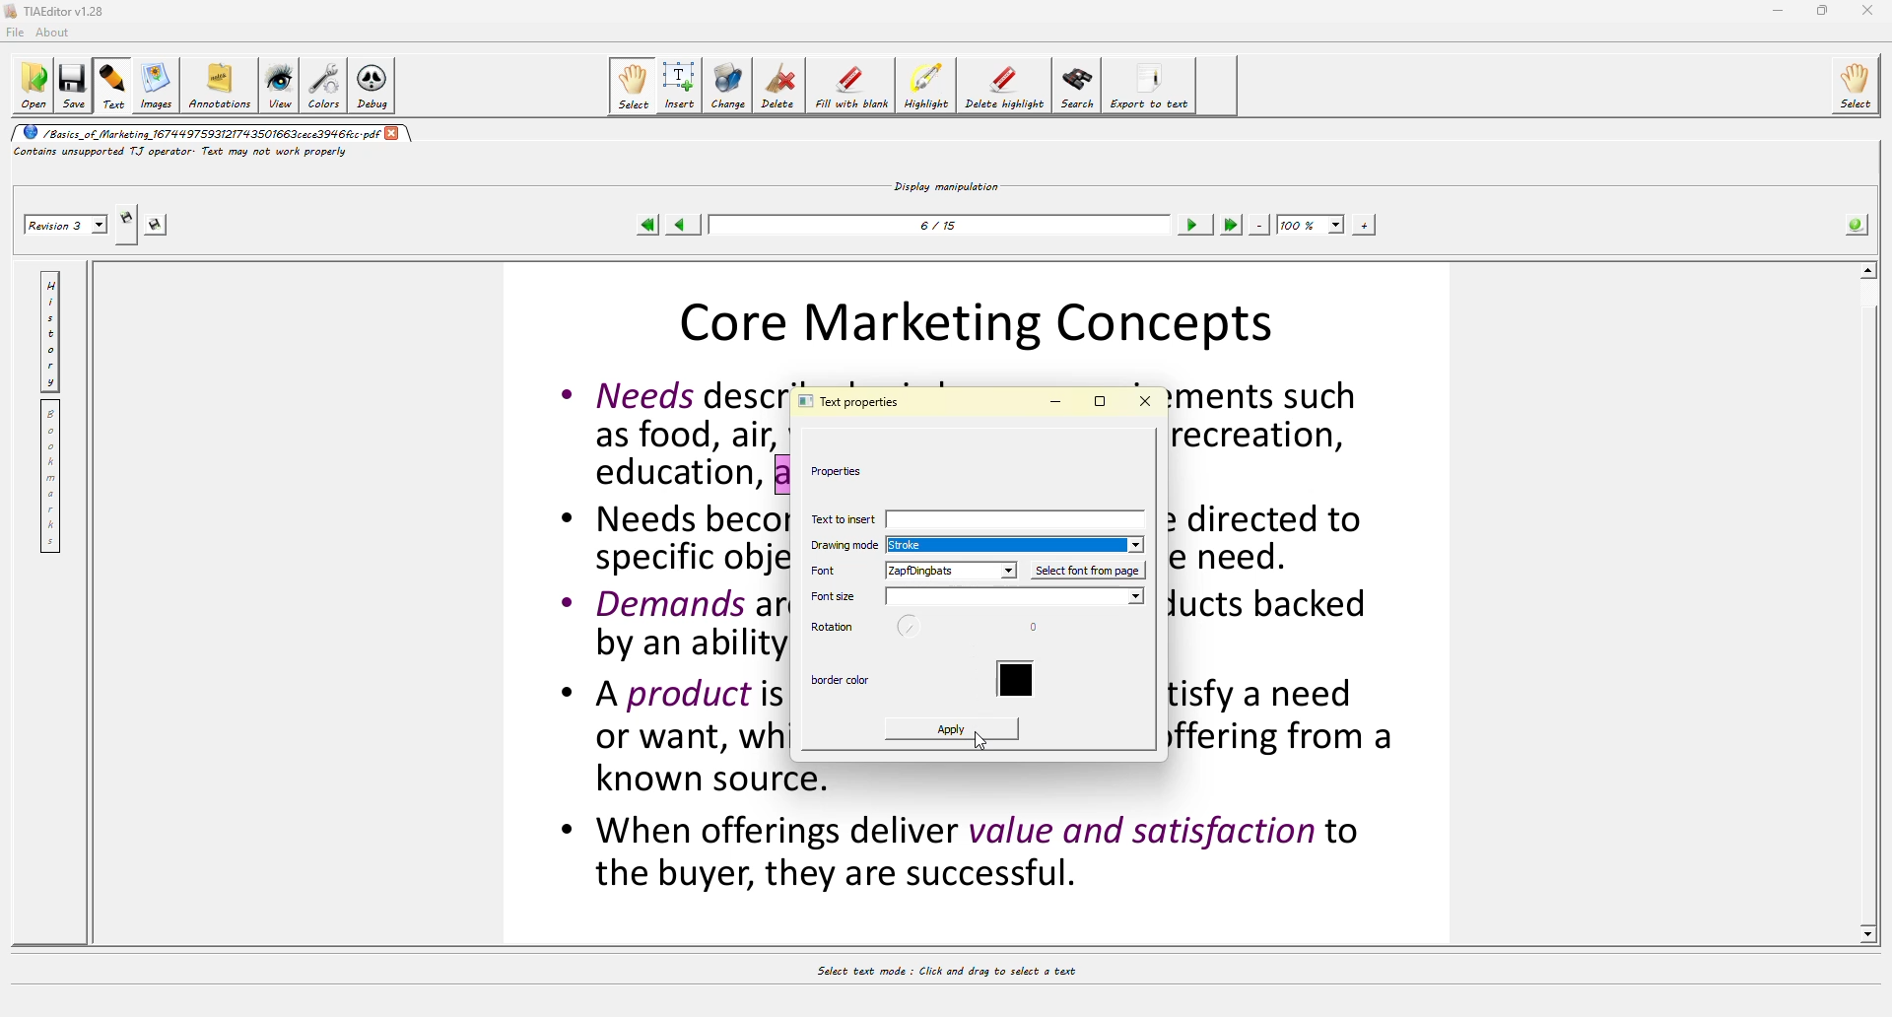 The width and height of the screenshot is (1892, 1017). I want to click on select, so click(635, 86).